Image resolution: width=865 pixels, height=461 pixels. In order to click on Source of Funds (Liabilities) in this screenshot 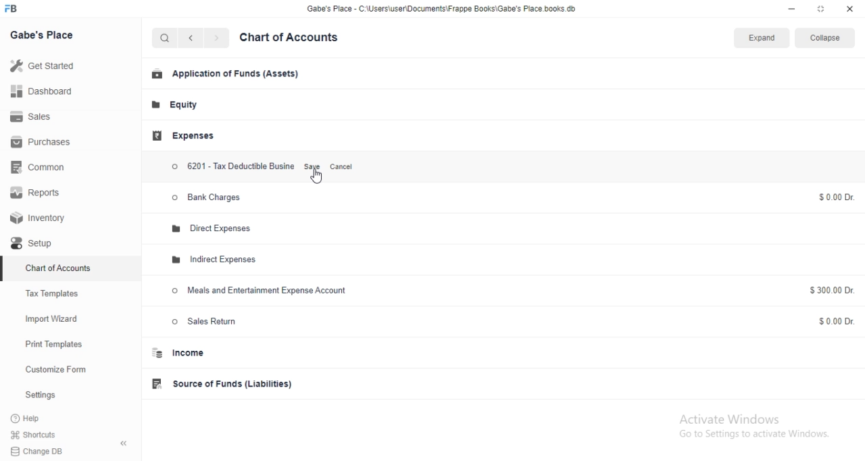, I will do `click(226, 384)`.